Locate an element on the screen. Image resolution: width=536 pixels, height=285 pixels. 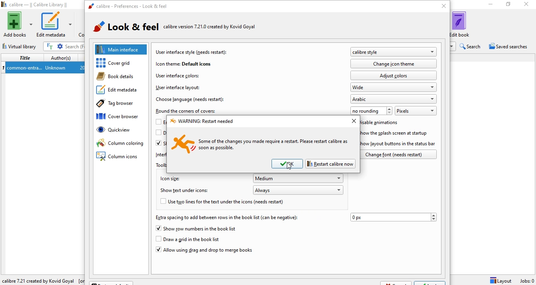
toolbar is located at coordinates (160, 165).